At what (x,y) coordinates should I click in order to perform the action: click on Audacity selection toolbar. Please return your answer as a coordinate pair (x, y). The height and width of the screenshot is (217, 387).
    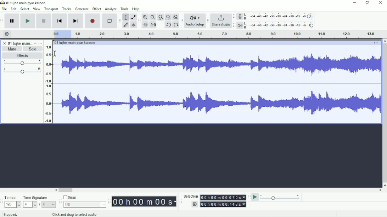
    Looking at the image, I should click on (180, 201).